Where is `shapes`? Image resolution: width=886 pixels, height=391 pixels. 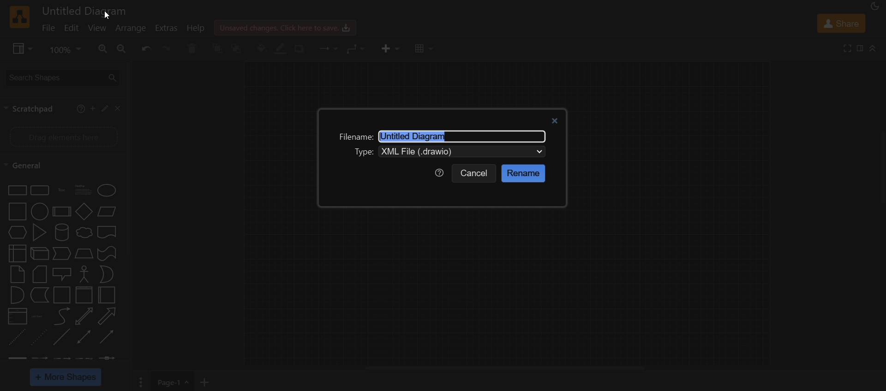
shapes is located at coordinates (64, 273).